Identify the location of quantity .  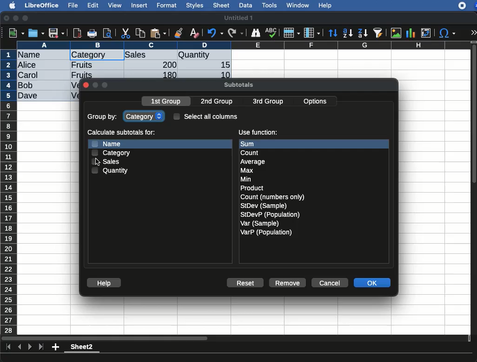
(111, 170).